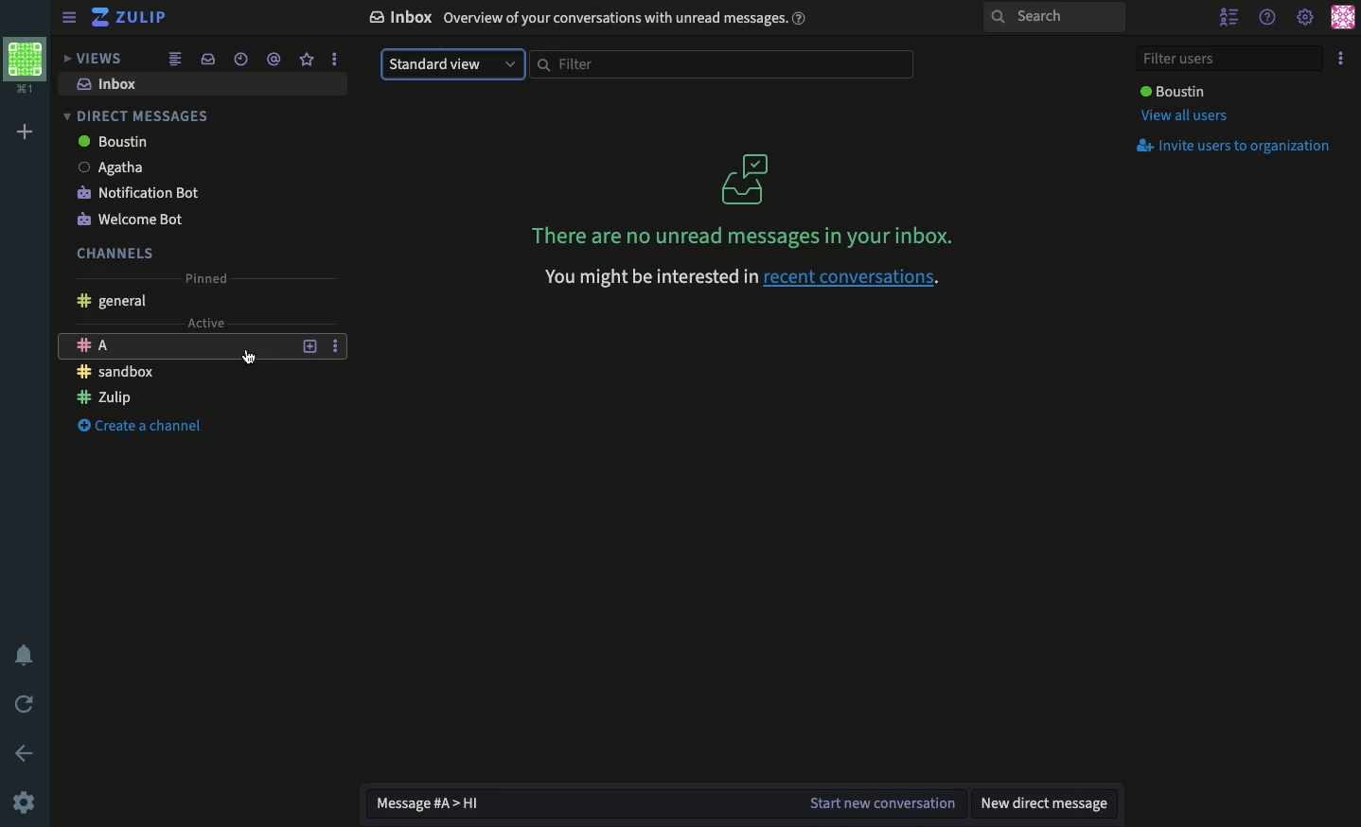  I want to click on Channel A, so click(180, 346).